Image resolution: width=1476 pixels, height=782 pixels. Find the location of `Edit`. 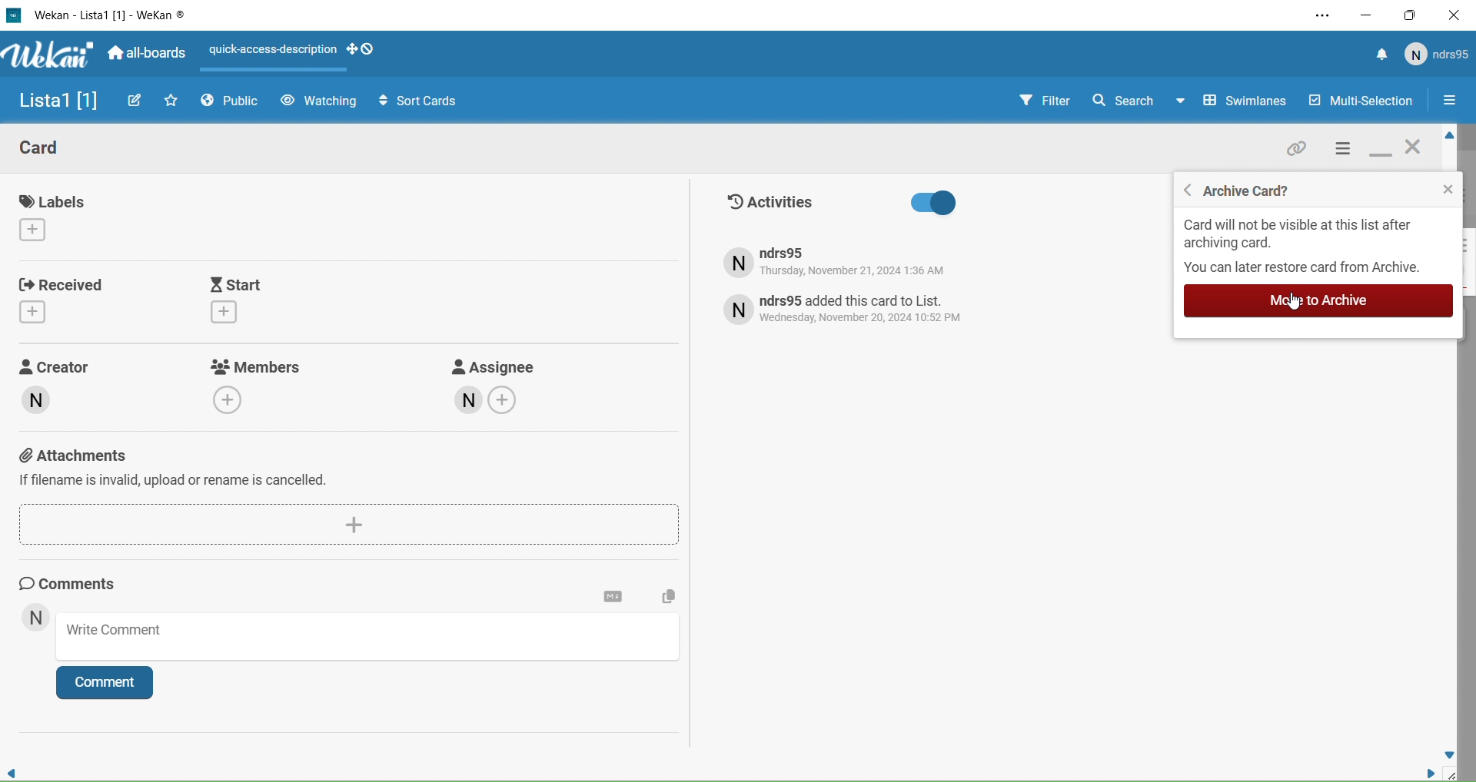

Edit is located at coordinates (136, 101).